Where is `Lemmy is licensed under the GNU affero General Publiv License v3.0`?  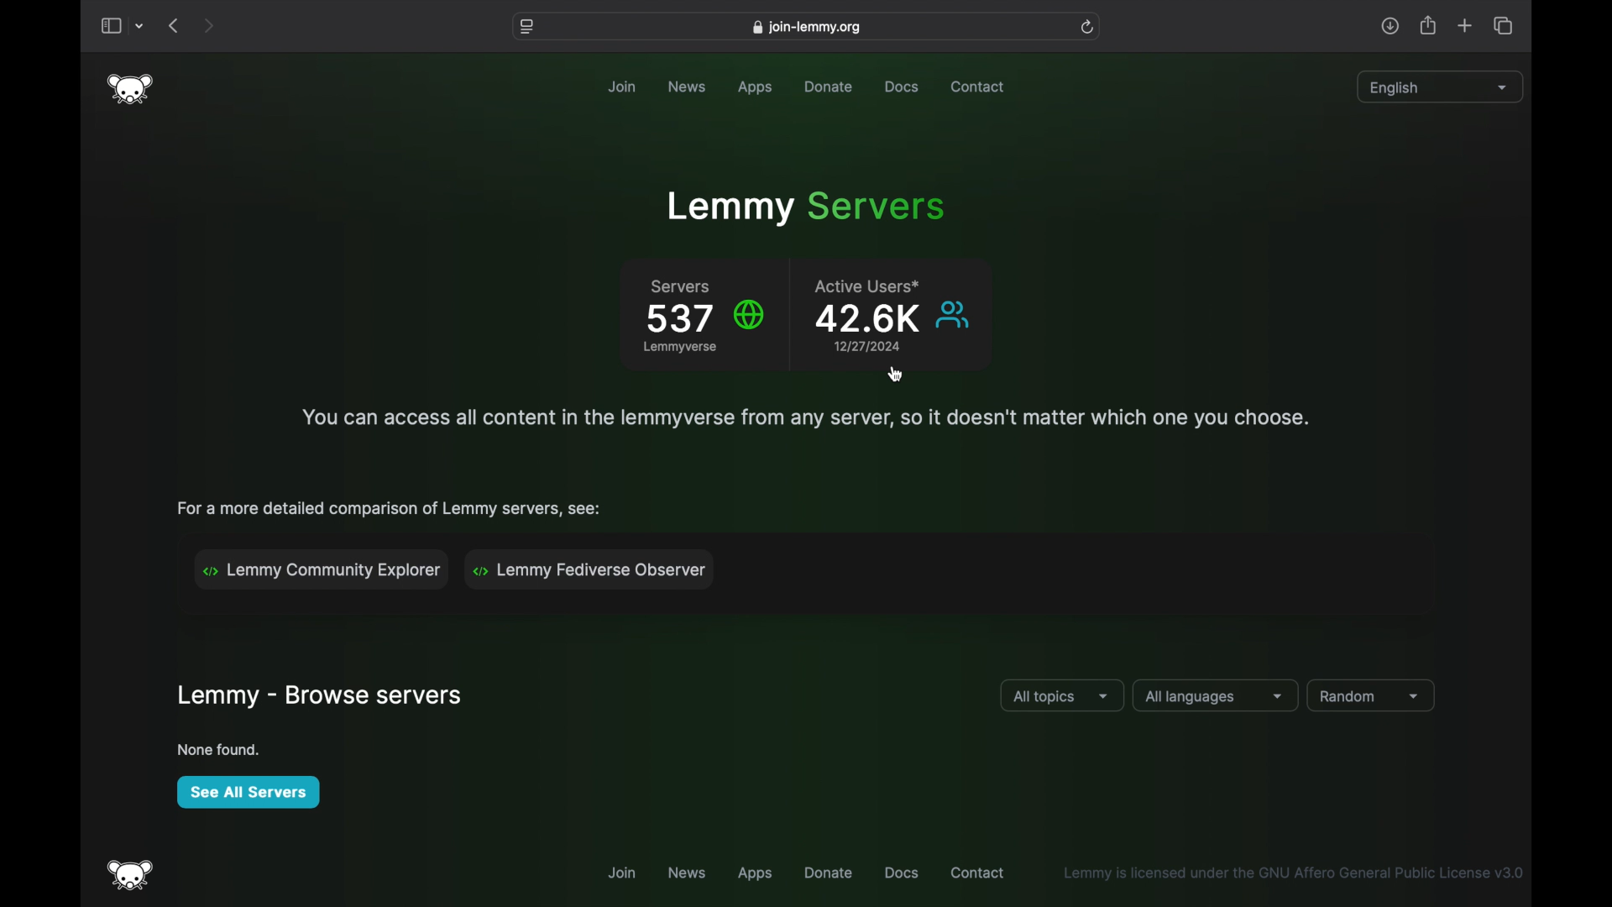 Lemmy is licensed under the GNU affero General Publiv License v3.0 is located at coordinates (1291, 873).